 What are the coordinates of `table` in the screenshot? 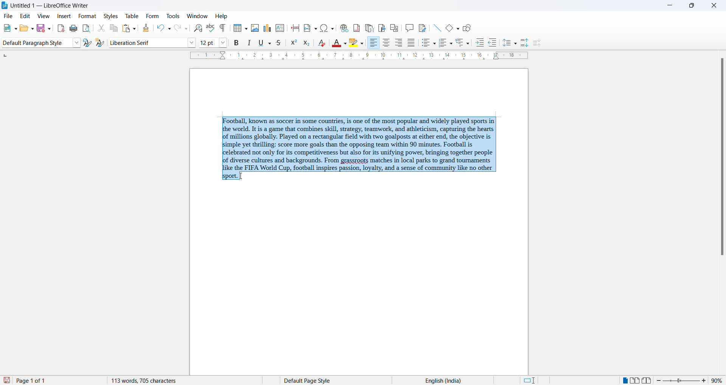 It's located at (132, 15).